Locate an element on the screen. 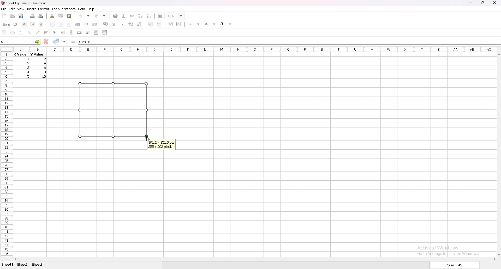  accept change is located at coordinates (56, 41).